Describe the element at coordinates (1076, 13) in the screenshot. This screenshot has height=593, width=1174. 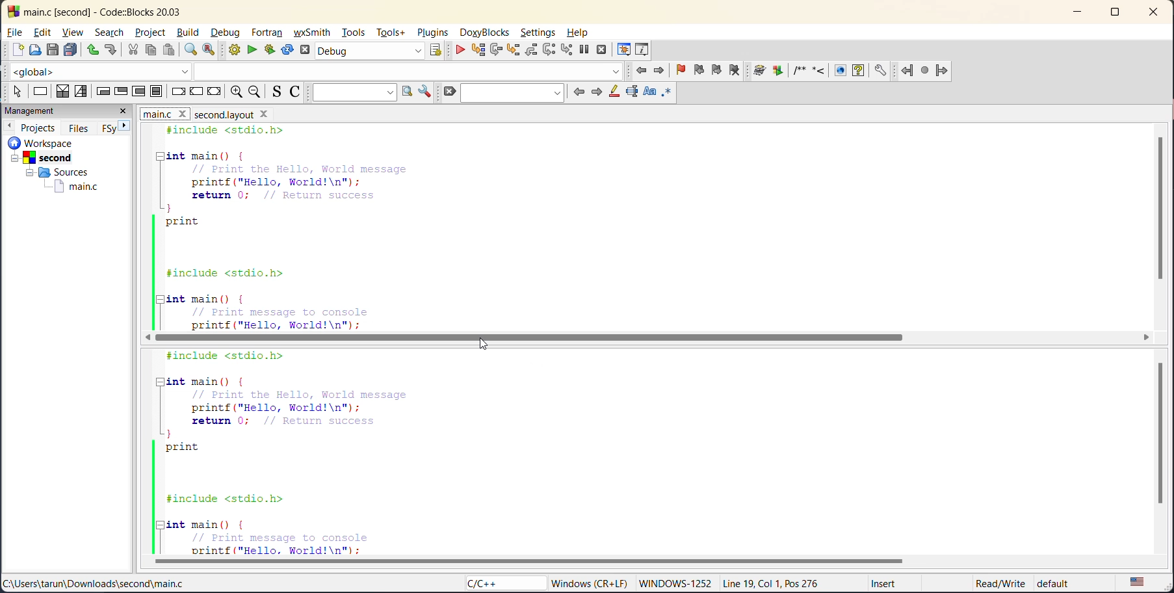
I see `minimize` at that location.